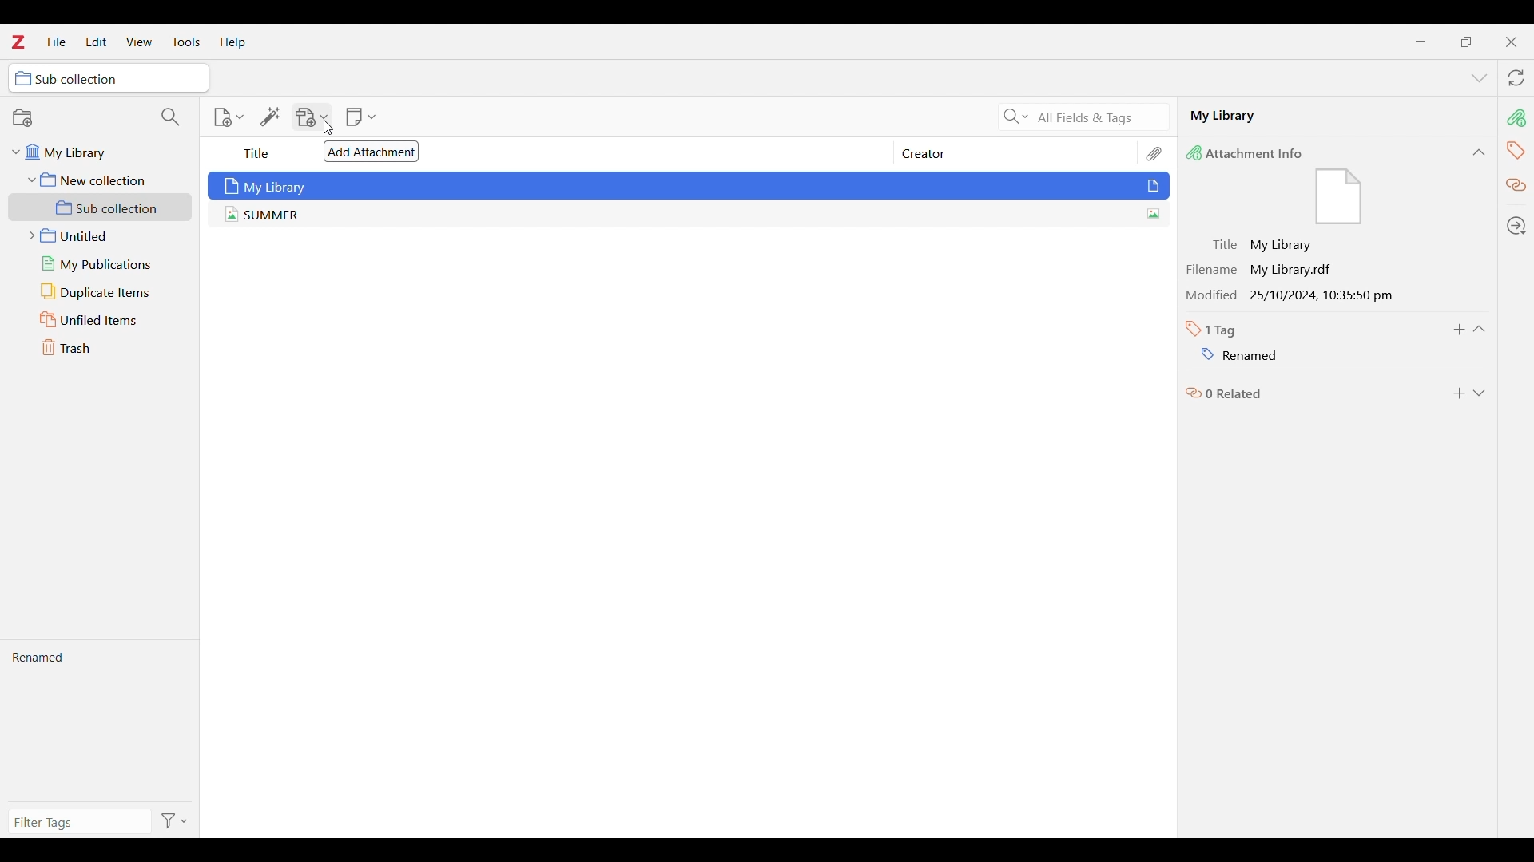 This screenshot has width=1534, height=862. I want to click on Creator column, so click(1003, 152).